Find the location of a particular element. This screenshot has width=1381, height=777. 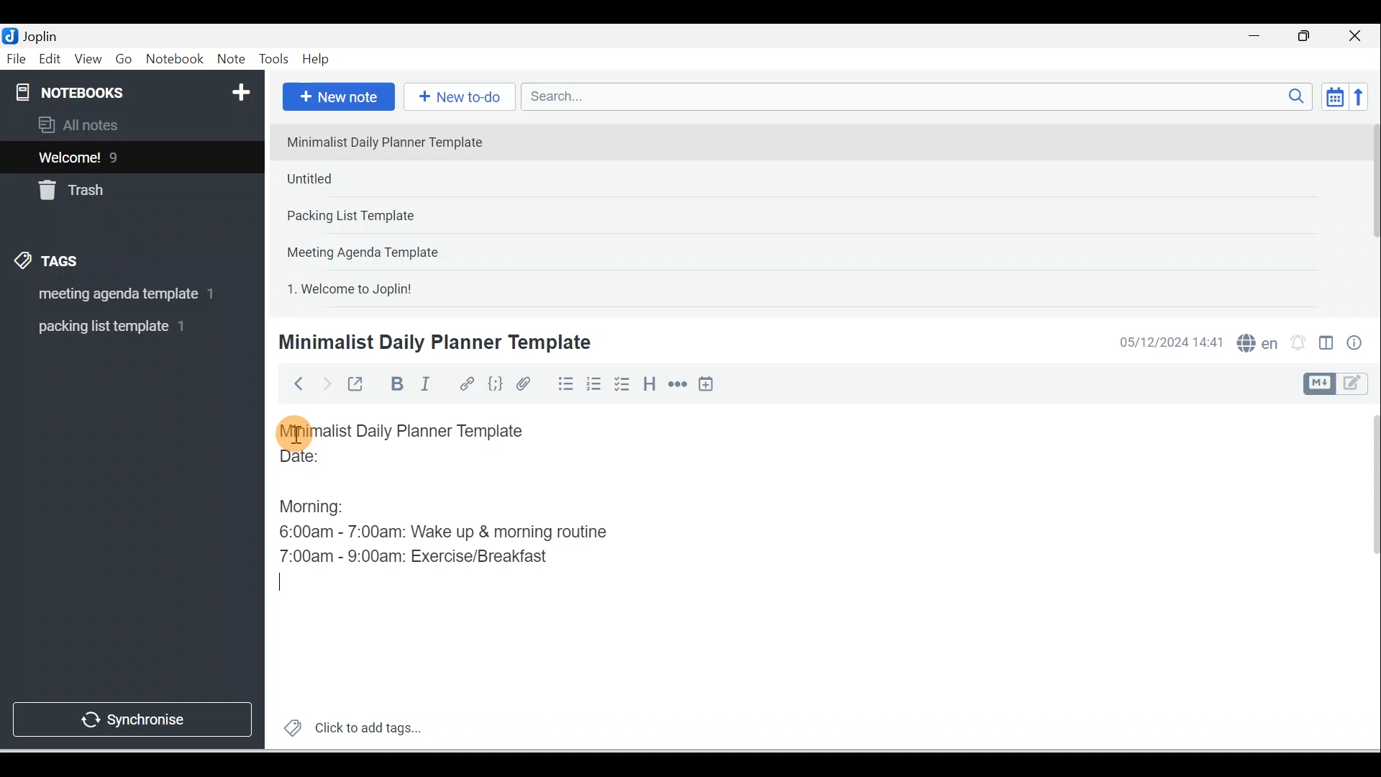

Hyperlink is located at coordinates (465, 385).